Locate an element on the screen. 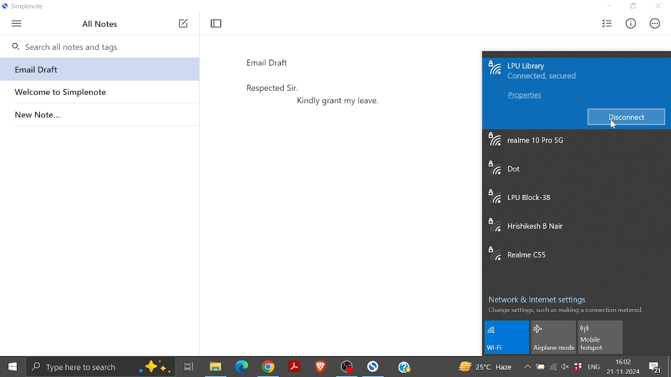 The width and height of the screenshot is (671, 377). Note tilted "New Note" is located at coordinates (99, 113).